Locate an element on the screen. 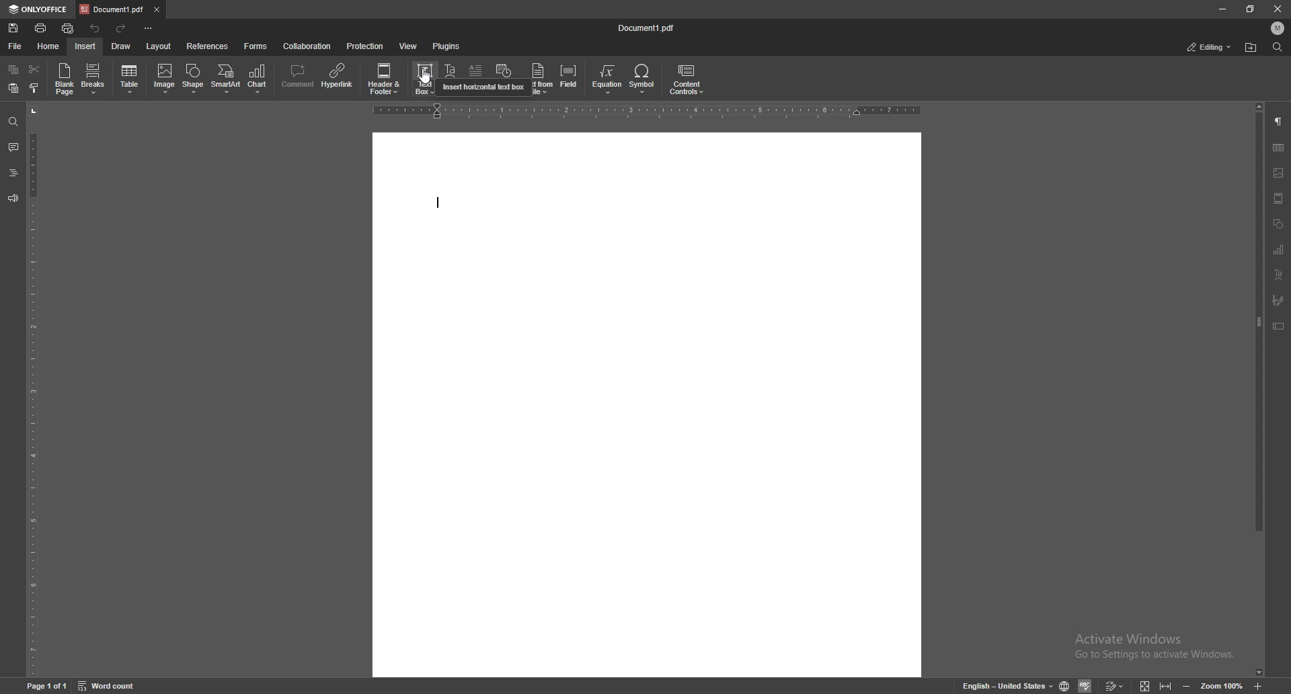 The height and width of the screenshot is (694, 1291). chart is located at coordinates (260, 79).